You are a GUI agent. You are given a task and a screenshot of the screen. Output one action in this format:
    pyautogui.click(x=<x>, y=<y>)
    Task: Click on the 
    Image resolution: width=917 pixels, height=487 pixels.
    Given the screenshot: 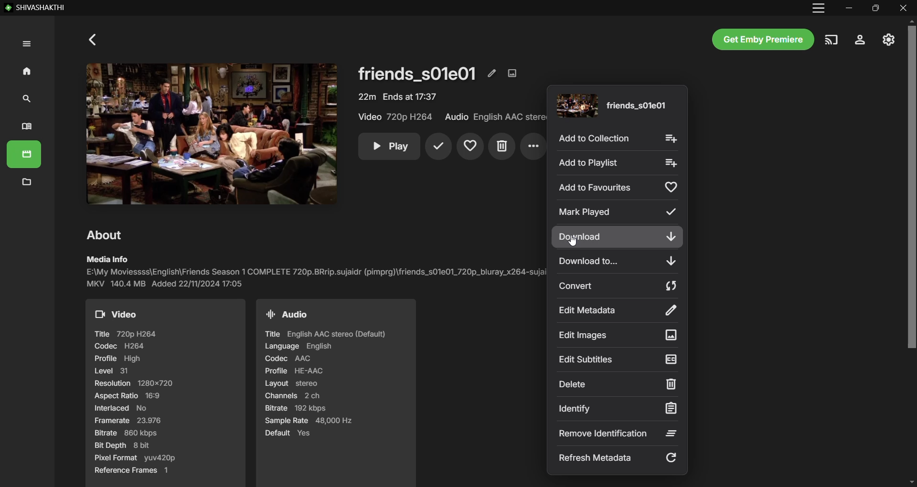 What is the action you would take?
    pyautogui.click(x=95, y=40)
    